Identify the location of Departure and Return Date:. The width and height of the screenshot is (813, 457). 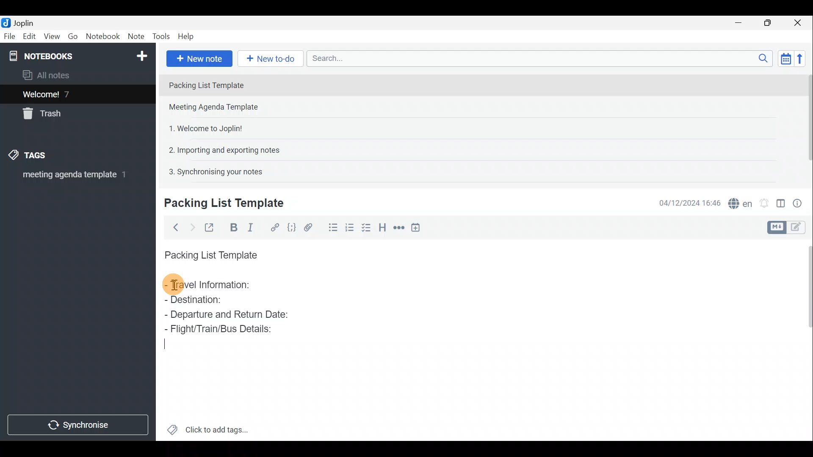
(227, 314).